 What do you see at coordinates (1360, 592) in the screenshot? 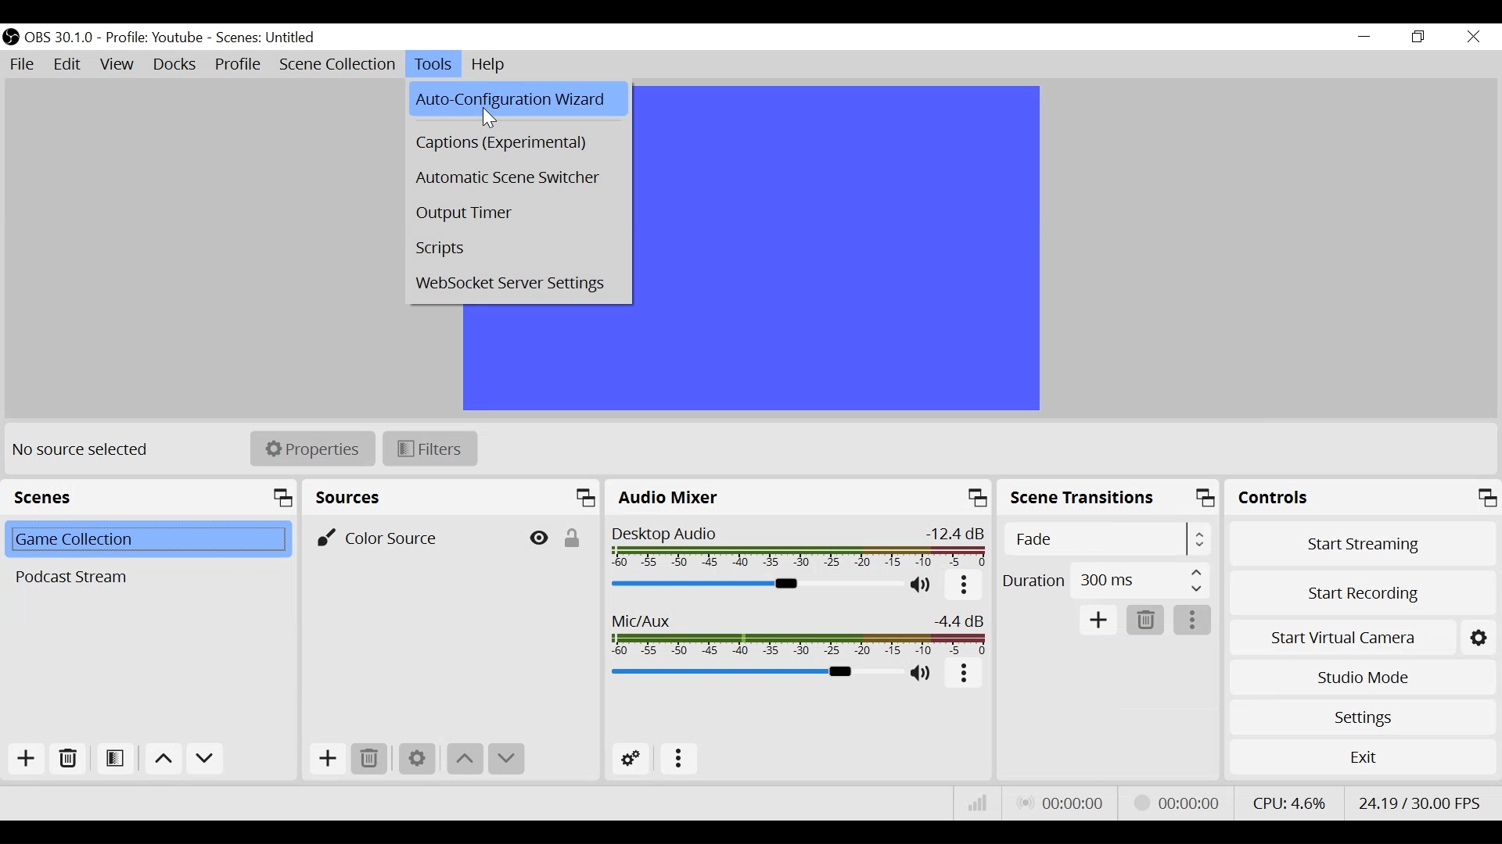
I see `Start Recording` at bounding box center [1360, 592].